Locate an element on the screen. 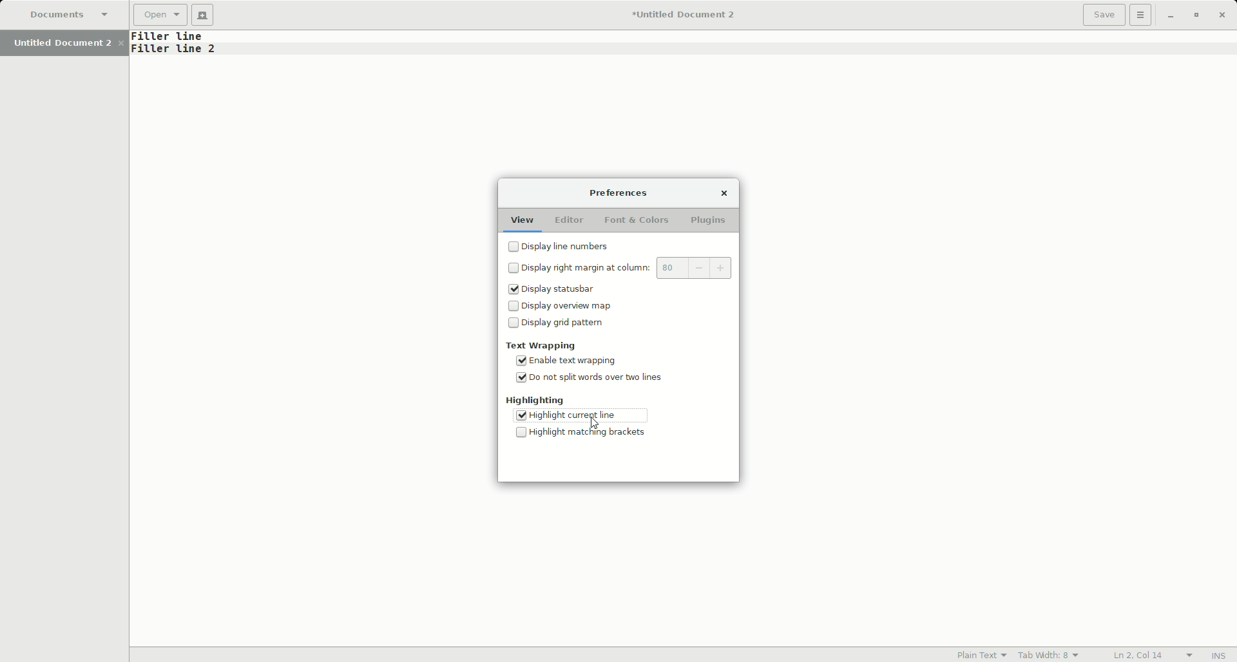  View is located at coordinates (521, 218).